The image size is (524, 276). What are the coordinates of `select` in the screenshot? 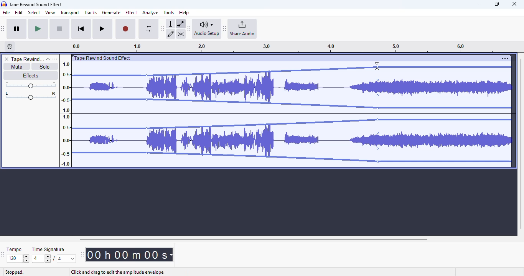 It's located at (34, 12).